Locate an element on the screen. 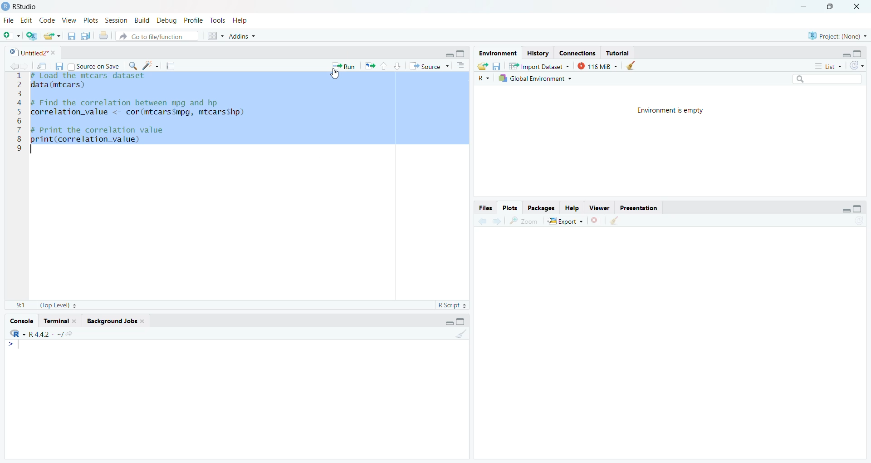 Image resolution: width=871 pixels, height=463 pixels. Source on Save is located at coordinates (95, 67).